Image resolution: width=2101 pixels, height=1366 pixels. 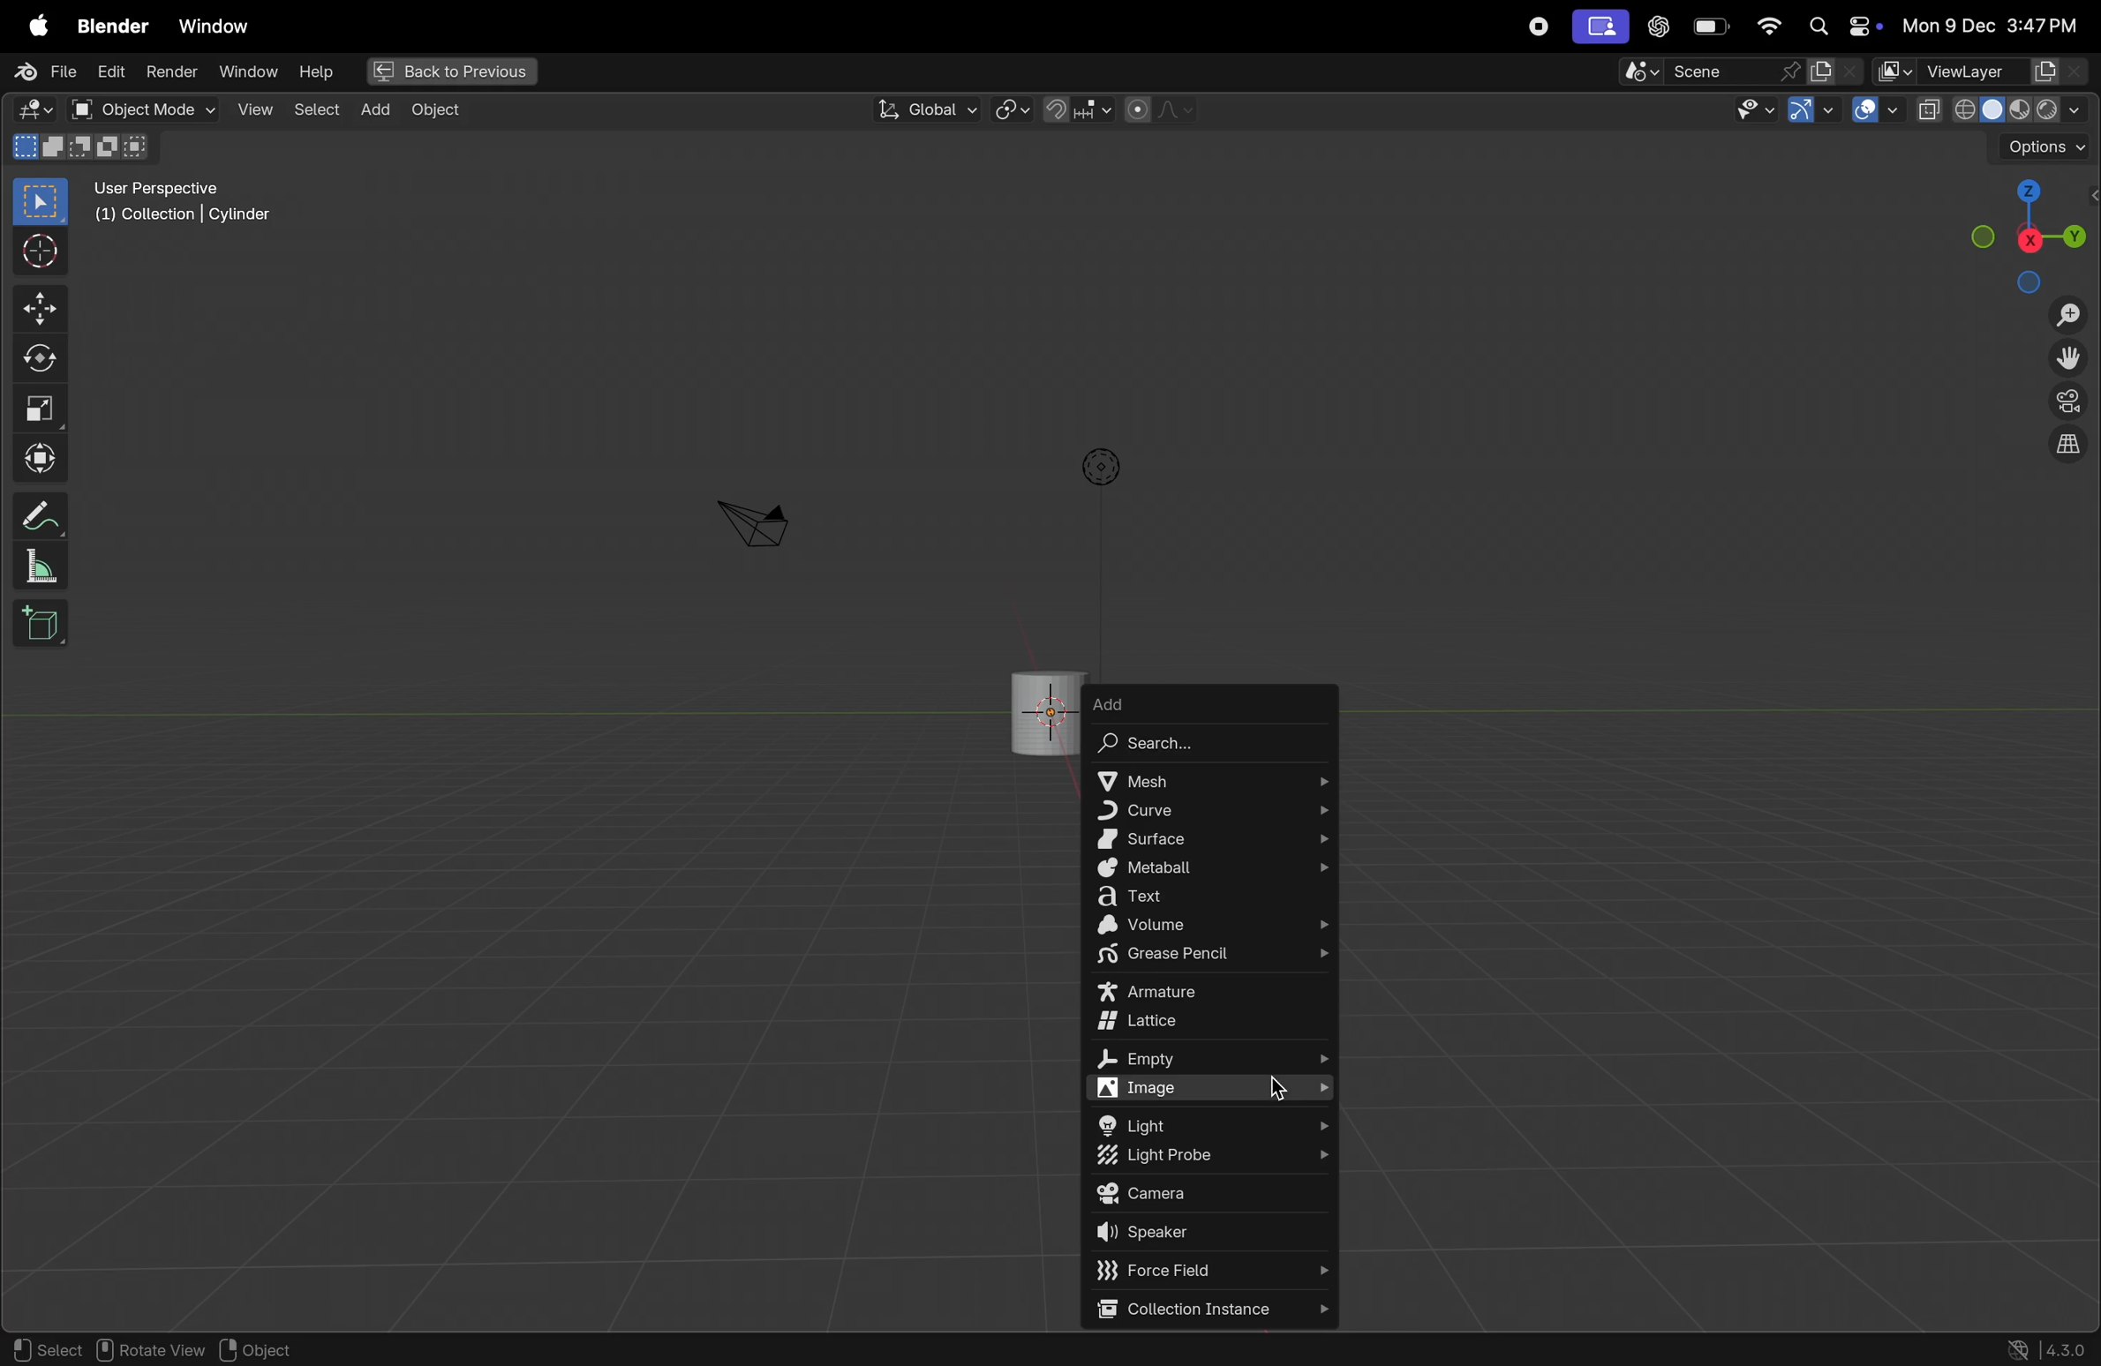 I want to click on overlays, so click(x=1871, y=110).